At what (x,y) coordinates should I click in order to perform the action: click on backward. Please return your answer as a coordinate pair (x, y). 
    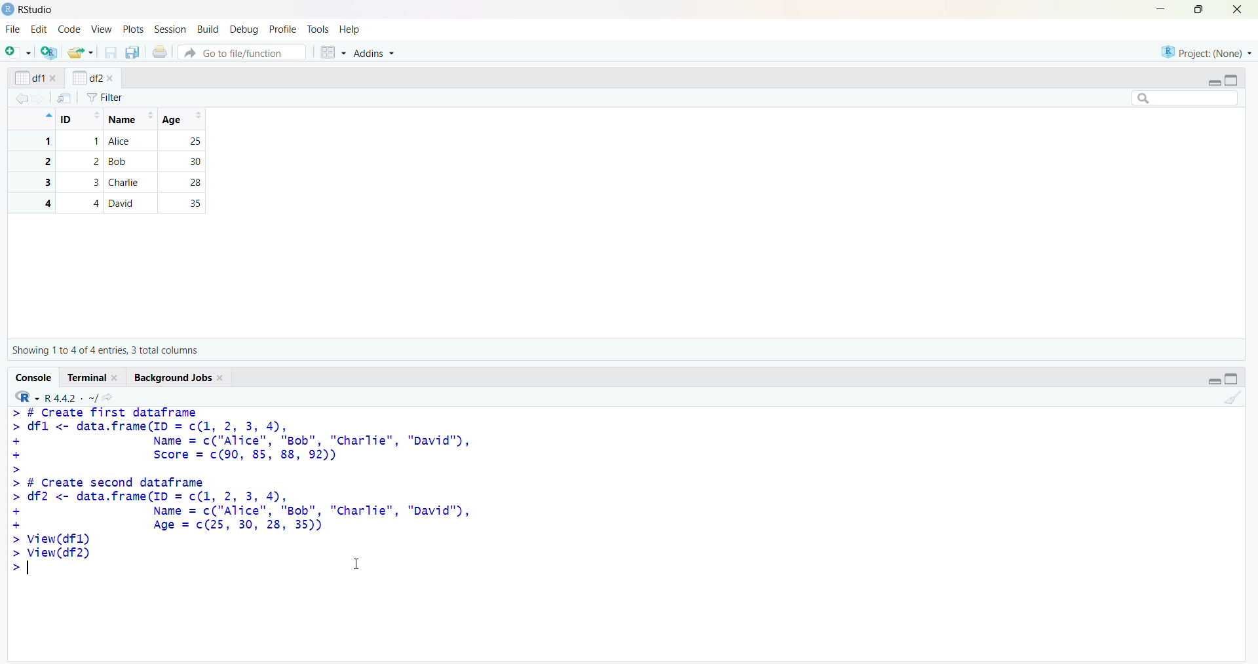
    Looking at the image, I should click on (21, 98).